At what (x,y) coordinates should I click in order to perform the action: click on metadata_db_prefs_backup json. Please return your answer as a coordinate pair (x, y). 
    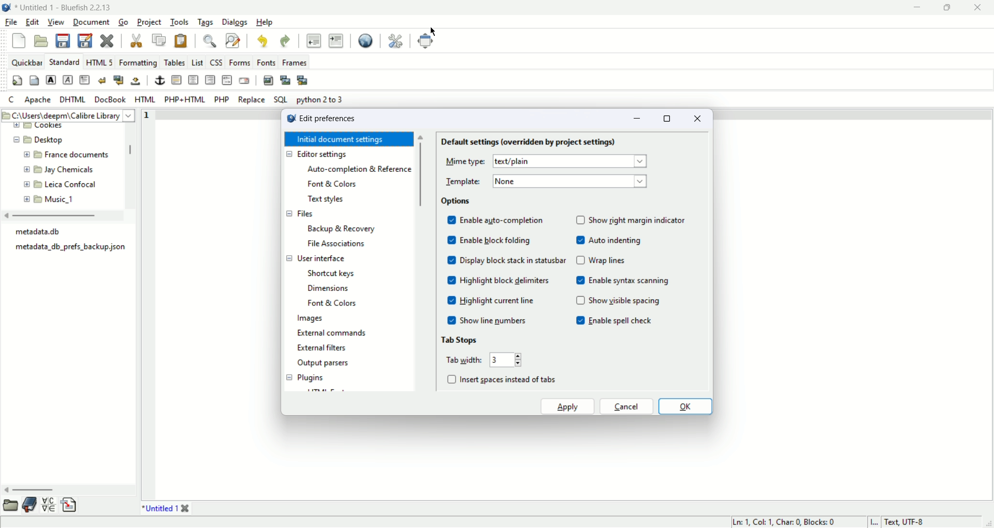
    Looking at the image, I should click on (74, 247).